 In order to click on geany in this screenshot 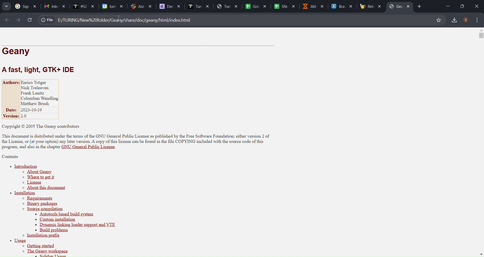, I will do `click(19, 51)`.